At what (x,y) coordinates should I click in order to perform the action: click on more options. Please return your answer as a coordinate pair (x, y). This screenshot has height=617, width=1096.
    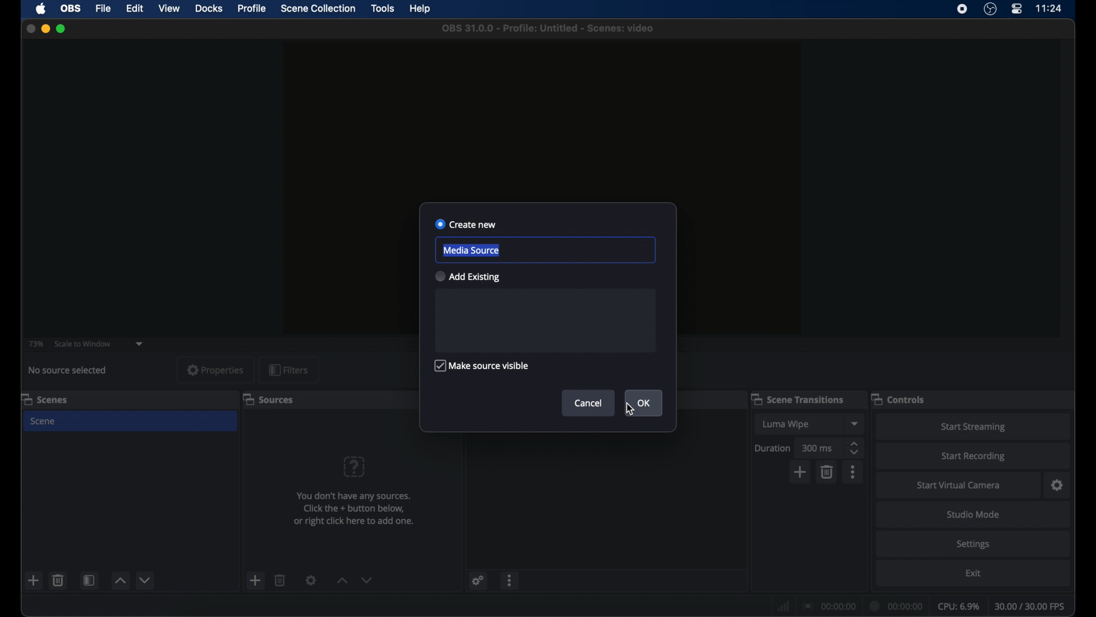
    Looking at the image, I should click on (511, 580).